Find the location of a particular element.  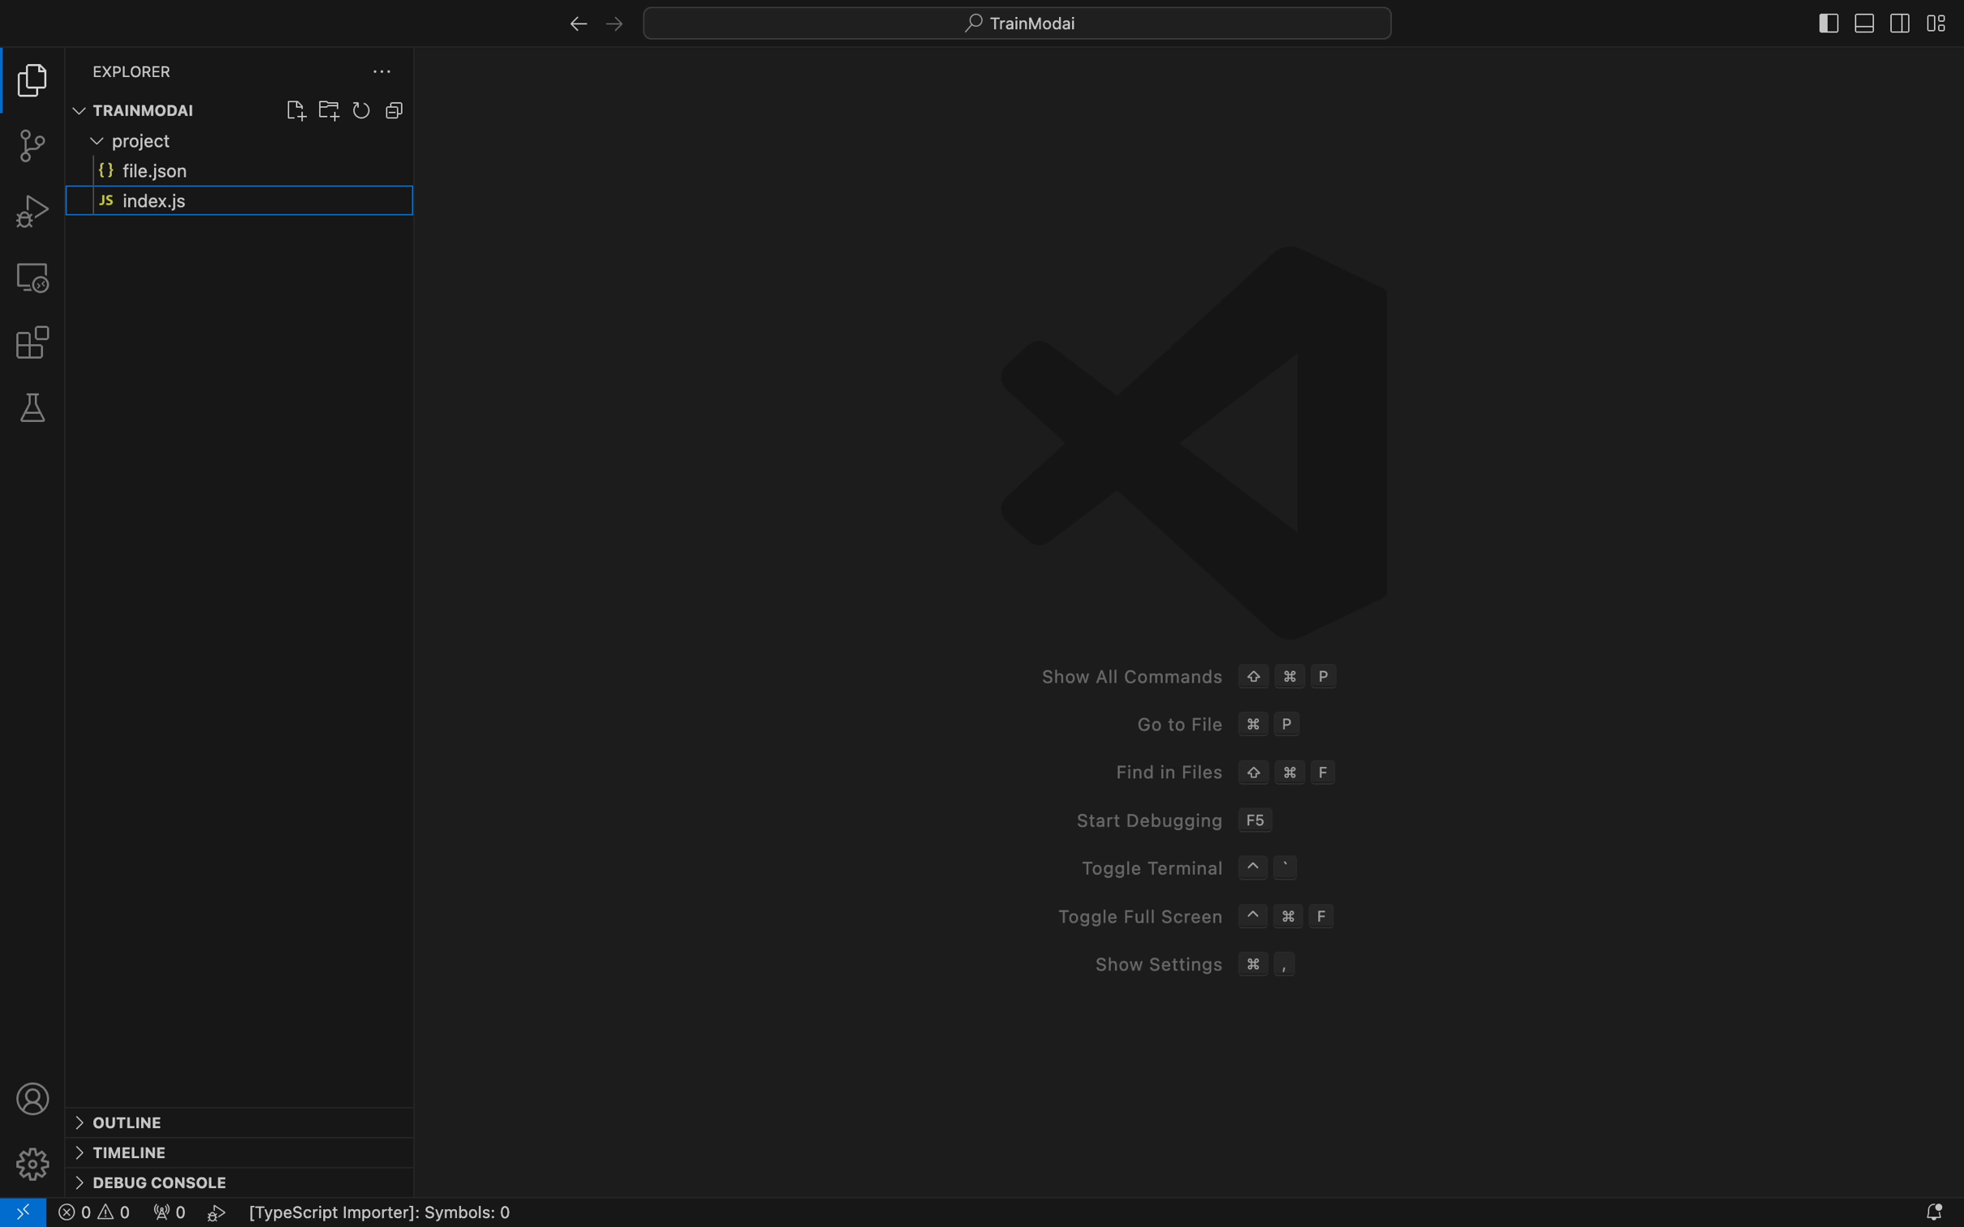

create file is located at coordinates (294, 111).